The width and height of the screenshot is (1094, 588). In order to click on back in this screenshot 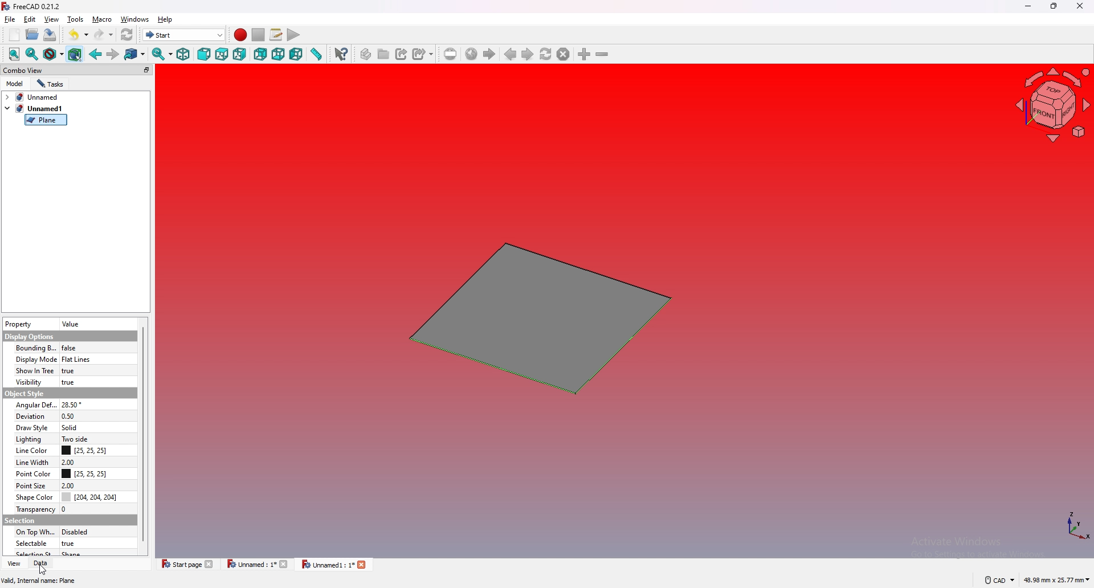, I will do `click(96, 54)`.